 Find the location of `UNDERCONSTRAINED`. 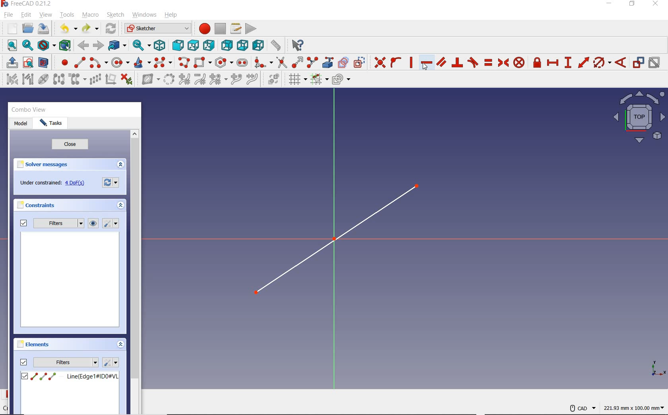

UNDERCONSTRAINED is located at coordinates (51, 184).